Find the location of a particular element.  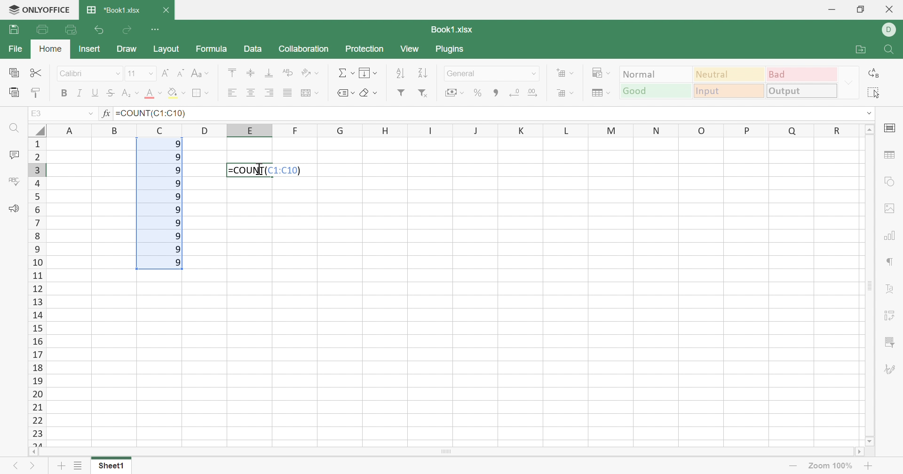

Decrease decimals is located at coordinates (515, 92).